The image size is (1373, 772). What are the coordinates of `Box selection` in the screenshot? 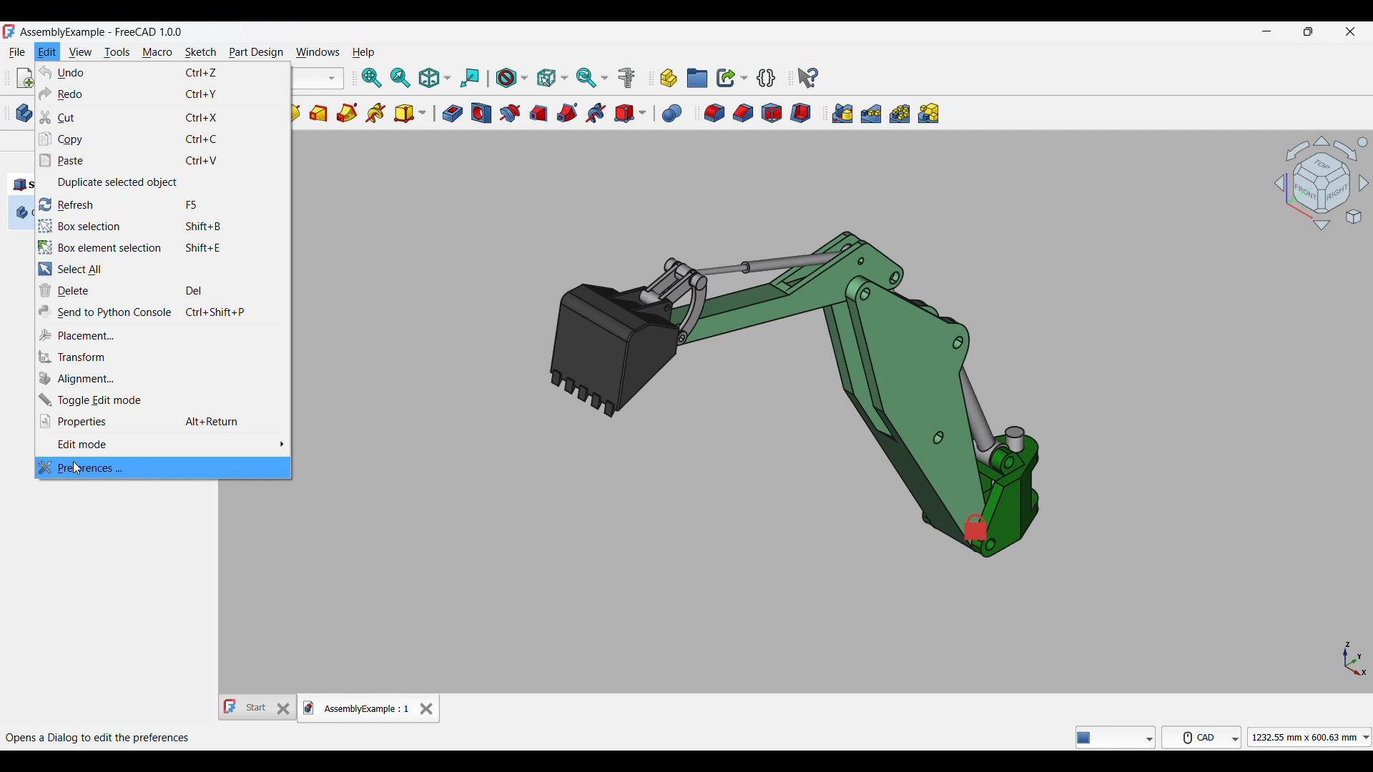 It's located at (163, 226).